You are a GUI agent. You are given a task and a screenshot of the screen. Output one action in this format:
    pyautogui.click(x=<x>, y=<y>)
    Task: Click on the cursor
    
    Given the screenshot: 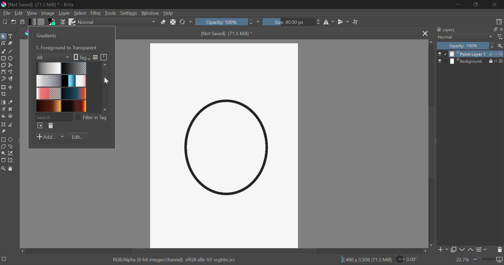 What is the action you would take?
    pyautogui.click(x=108, y=81)
    